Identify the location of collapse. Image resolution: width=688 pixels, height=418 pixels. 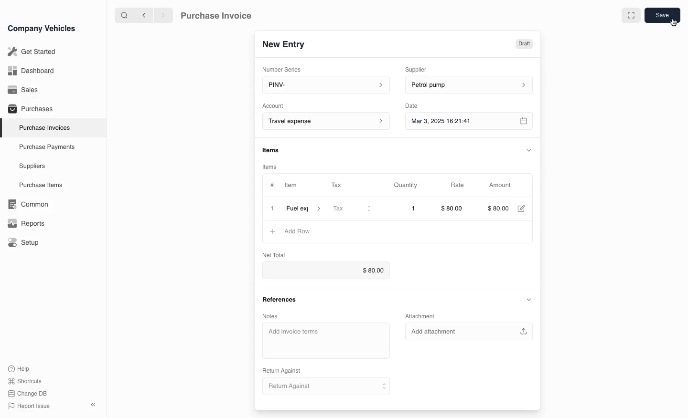
(529, 149).